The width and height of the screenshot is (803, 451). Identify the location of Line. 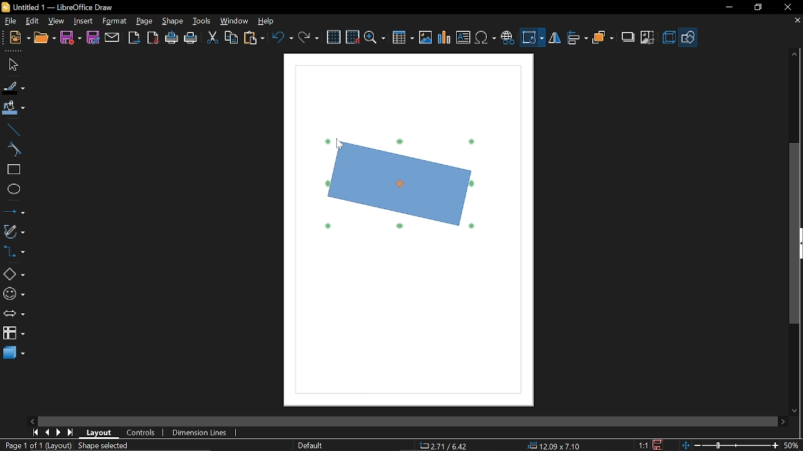
(13, 130).